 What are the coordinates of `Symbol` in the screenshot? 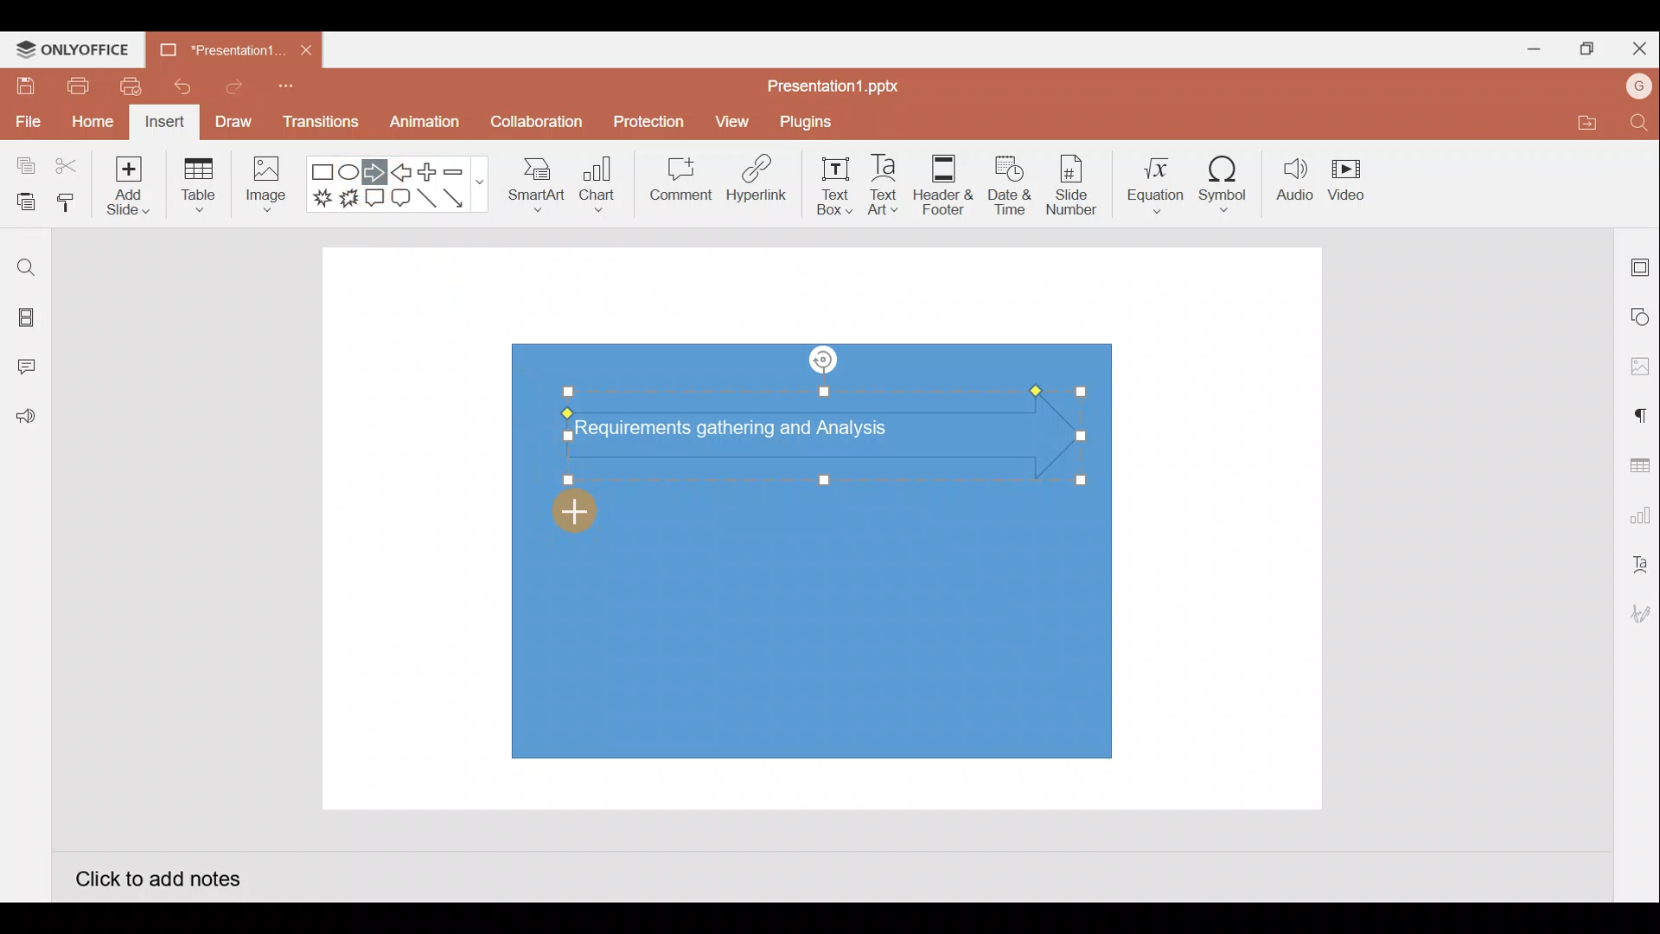 It's located at (1224, 180).